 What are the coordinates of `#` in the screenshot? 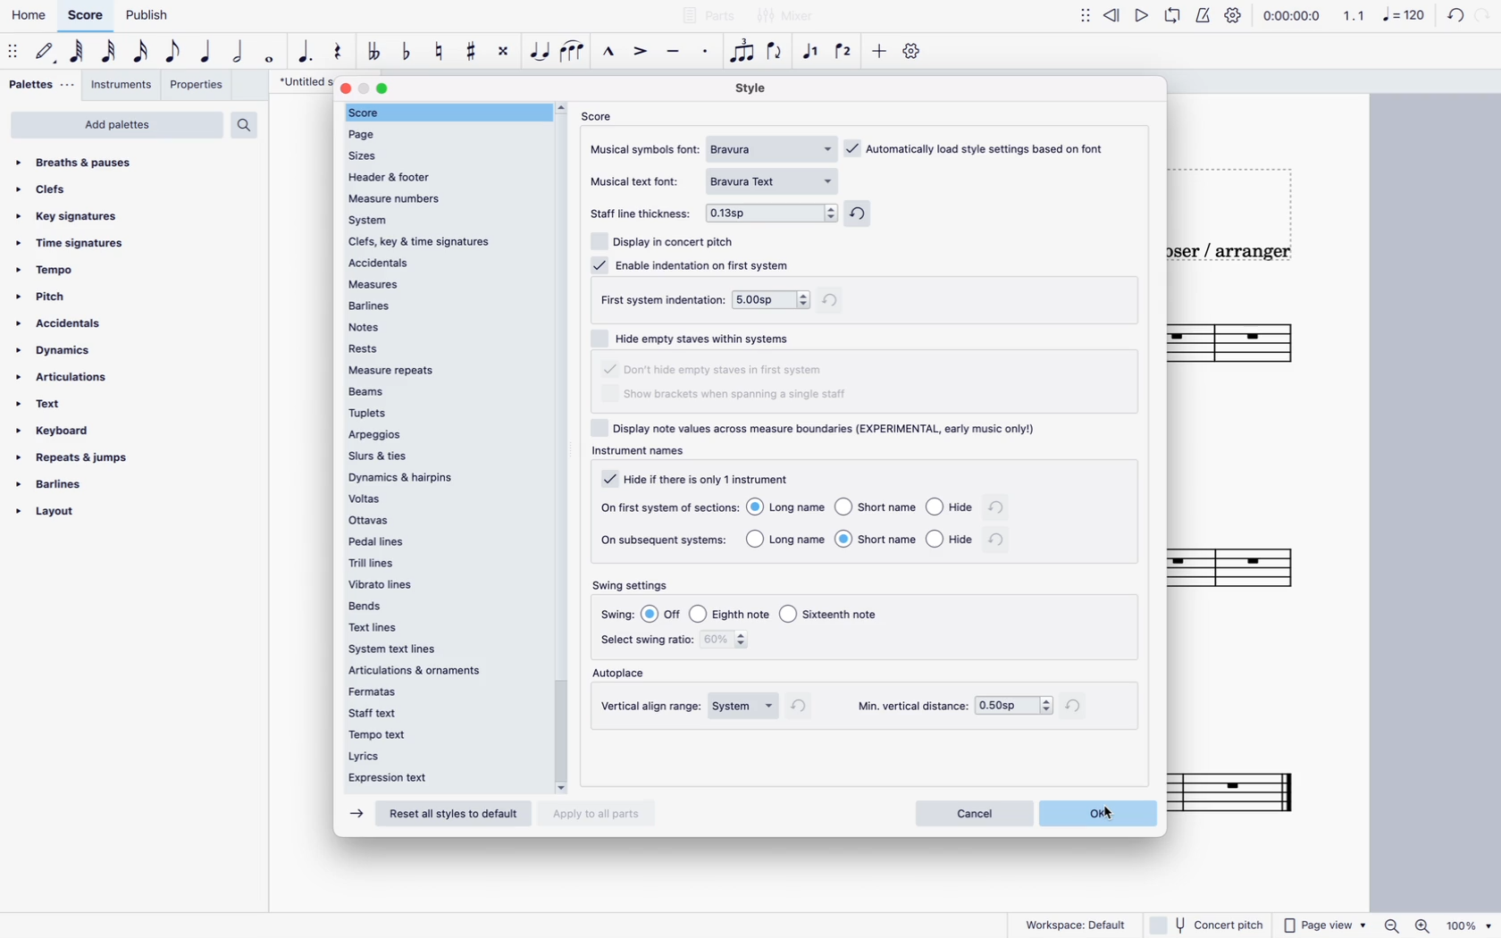 It's located at (470, 50).